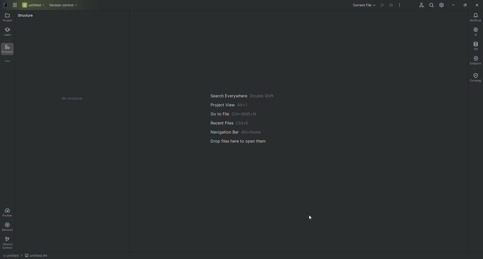 The height and width of the screenshot is (259, 483). What do you see at coordinates (475, 45) in the screenshot?
I see `Database` at bounding box center [475, 45].